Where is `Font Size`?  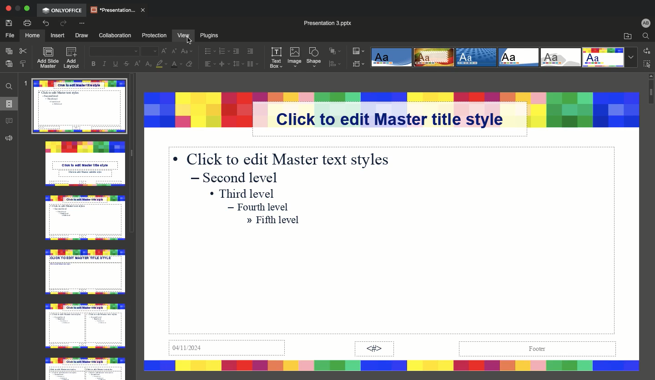
Font Size is located at coordinates (149, 52).